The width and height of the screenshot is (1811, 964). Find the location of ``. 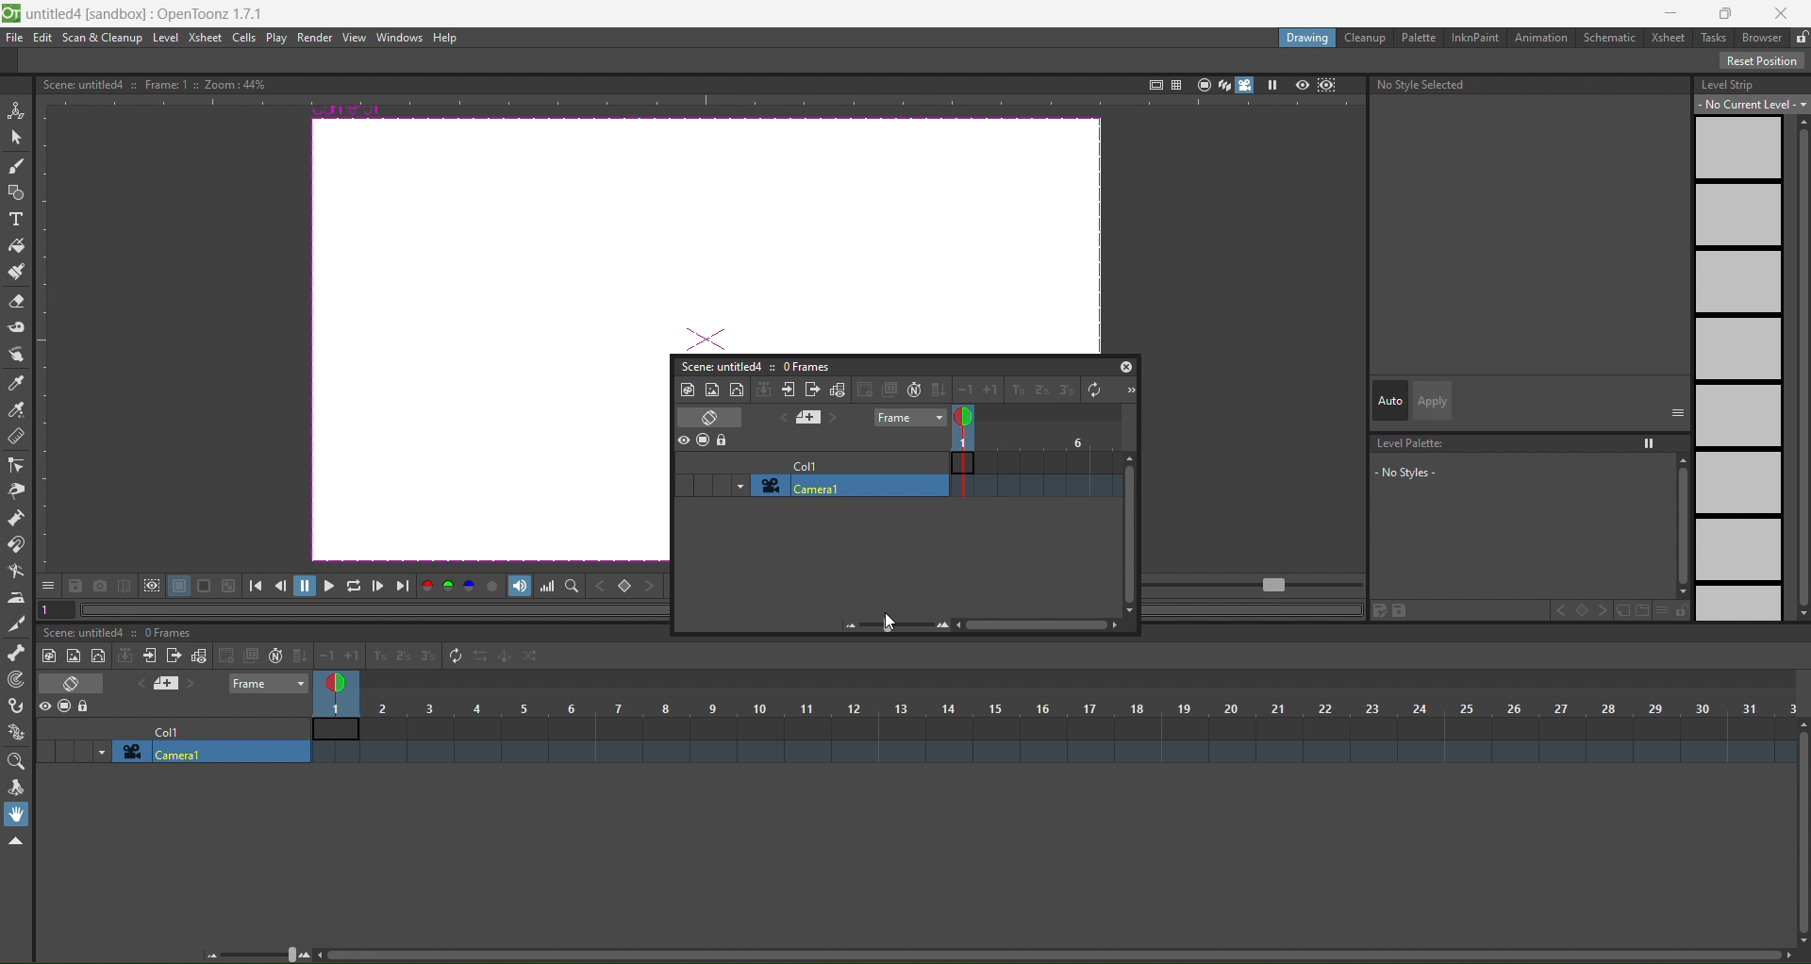

 is located at coordinates (1095, 389).